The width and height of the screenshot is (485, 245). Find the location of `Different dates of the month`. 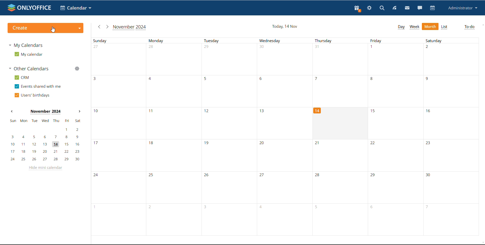

Different dates of the month is located at coordinates (202, 123).